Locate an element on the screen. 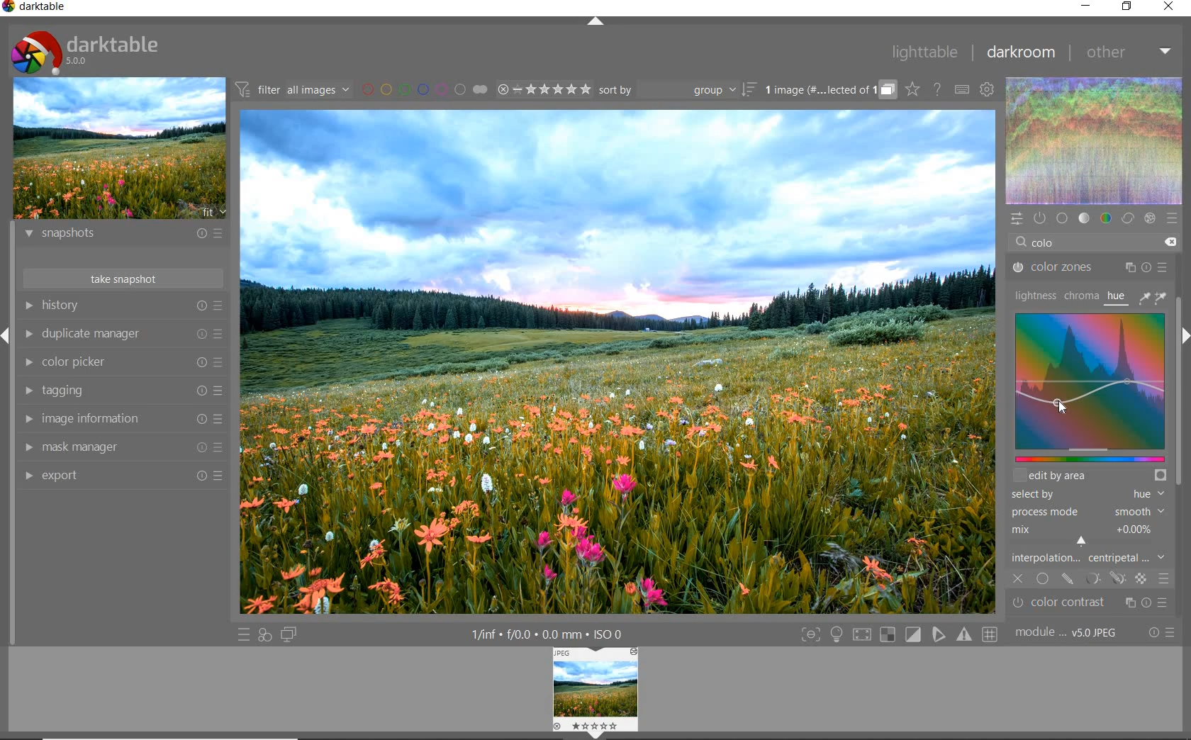  delete is located at coordinates (1170, 242).